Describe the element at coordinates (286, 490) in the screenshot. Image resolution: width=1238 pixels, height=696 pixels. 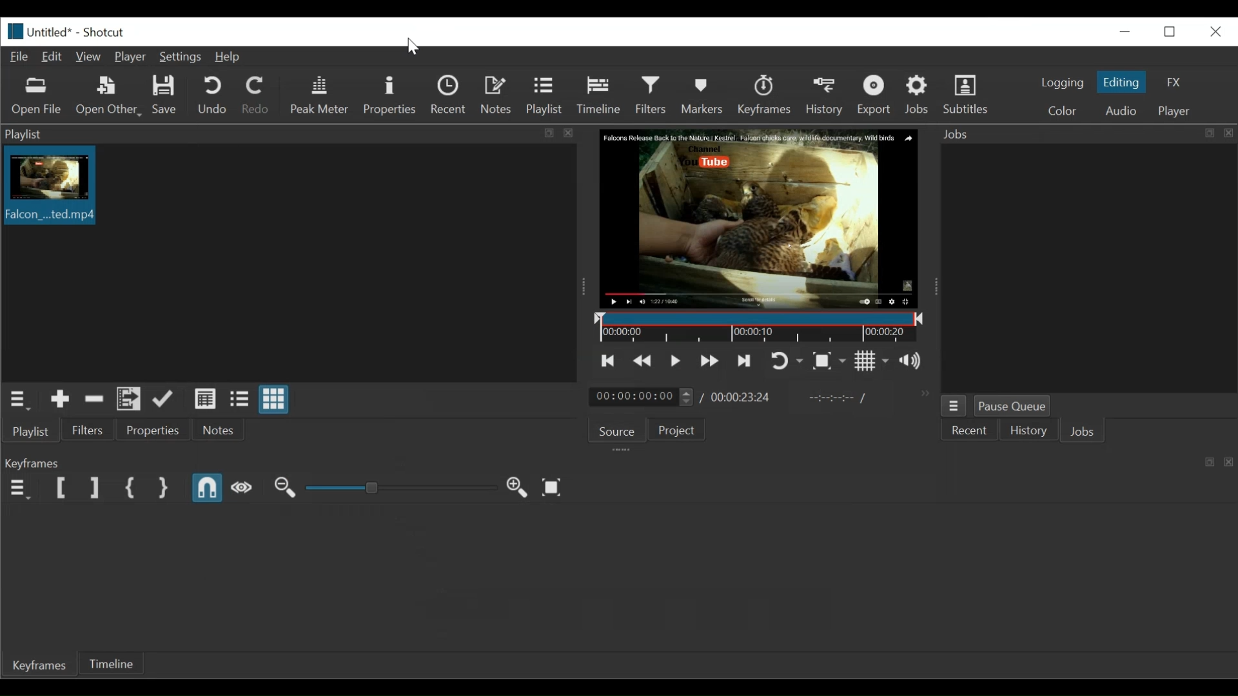
I see `Zoom keyframe out` at that location.